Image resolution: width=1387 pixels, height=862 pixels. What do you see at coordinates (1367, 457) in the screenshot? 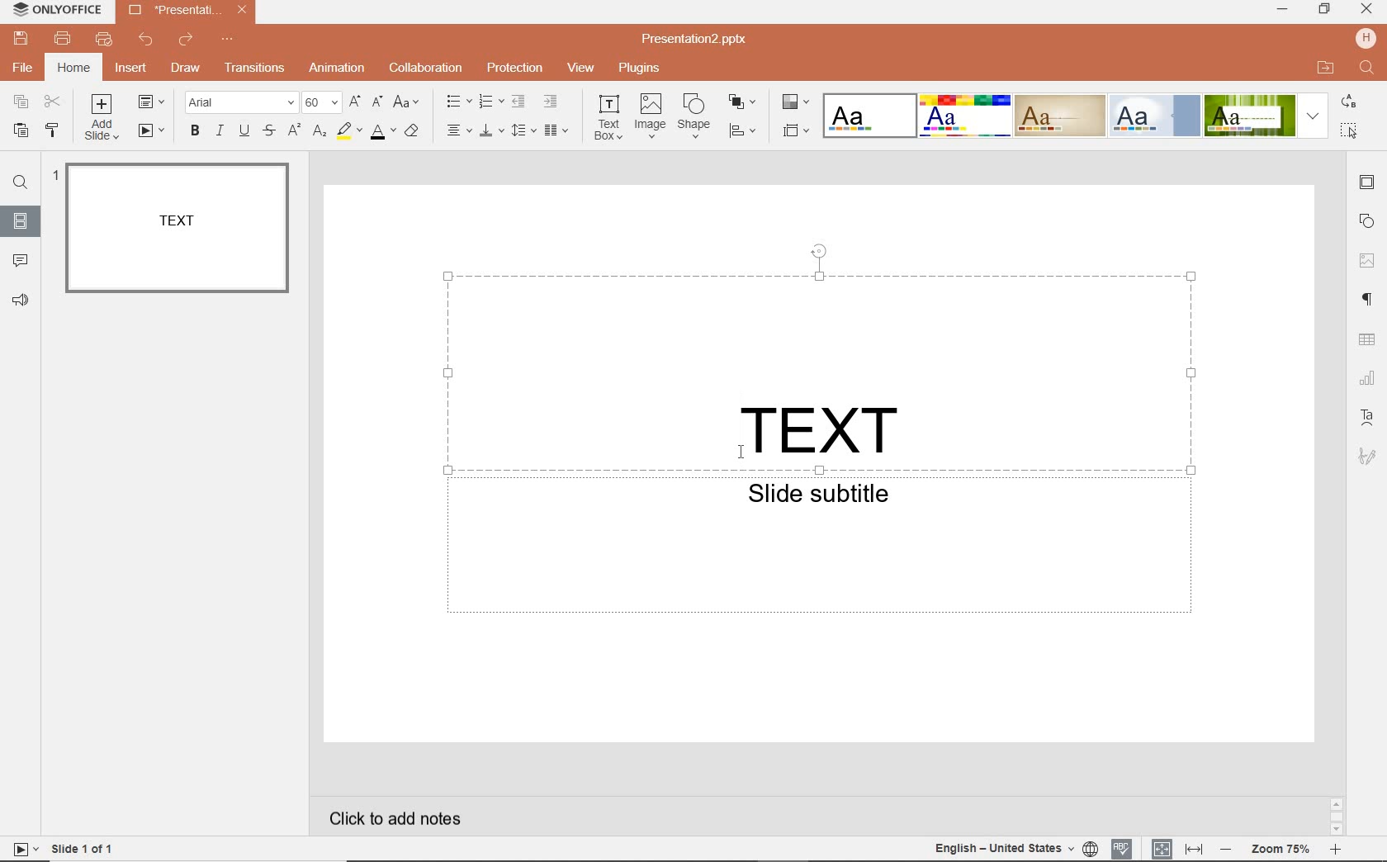
I see `SIGNATURE` at bounding box center [1367, 457].